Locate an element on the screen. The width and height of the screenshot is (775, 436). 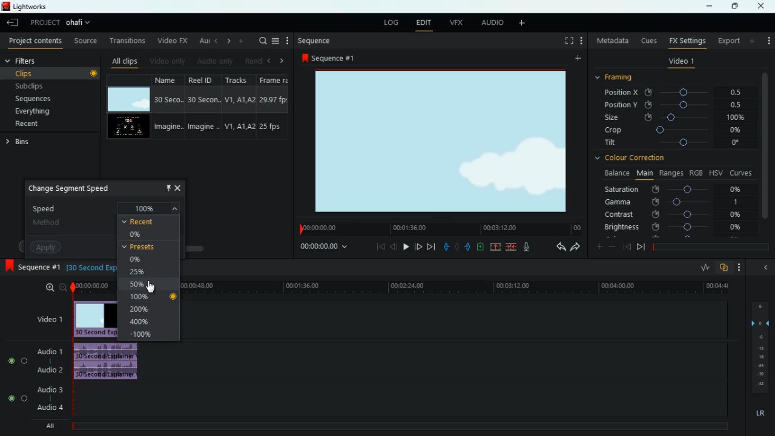
 is located at coordinates (174, 296).